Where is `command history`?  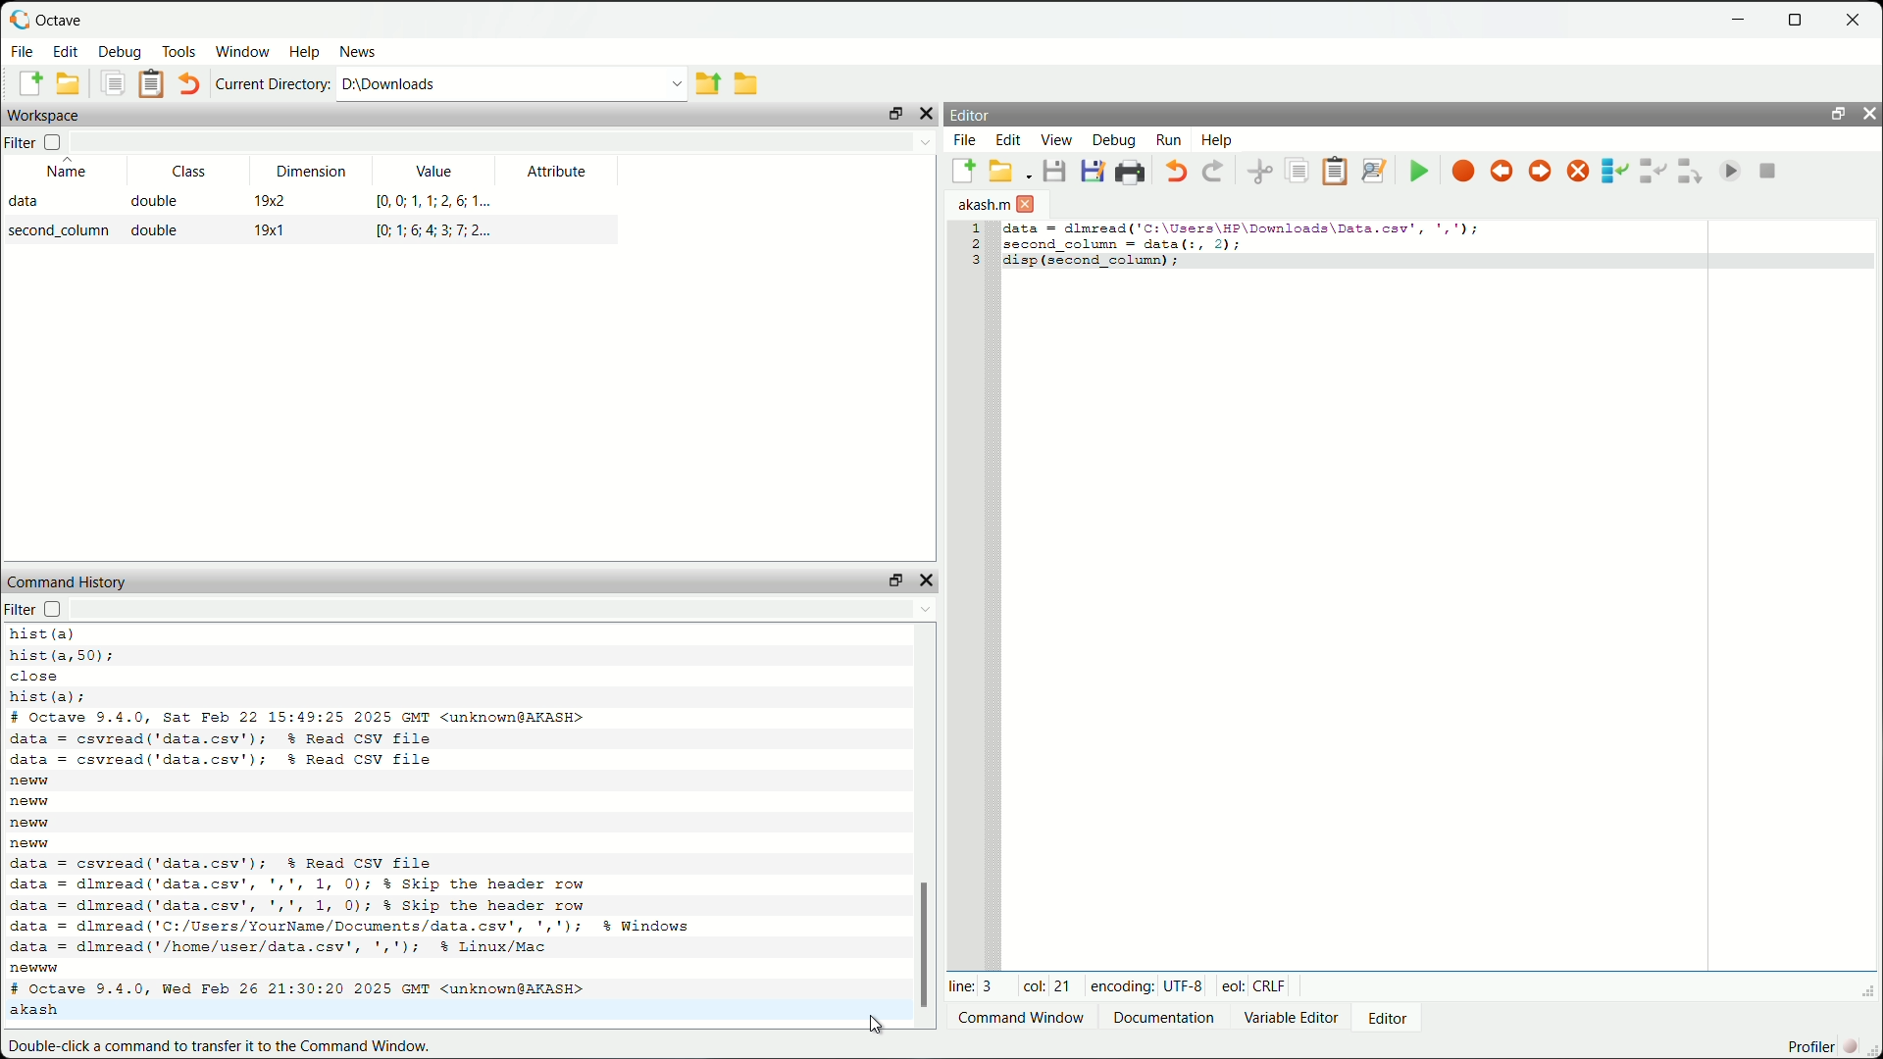 command history is located at coordinates (64, 579).